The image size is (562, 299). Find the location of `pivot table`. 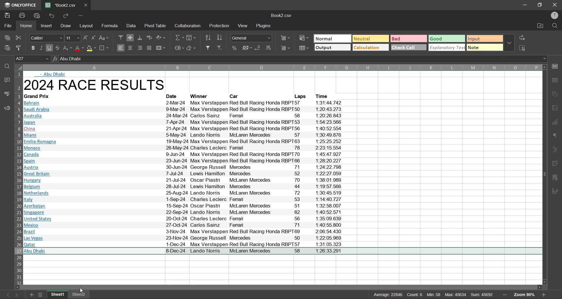

pivot table is located at coordinates (556, 165).